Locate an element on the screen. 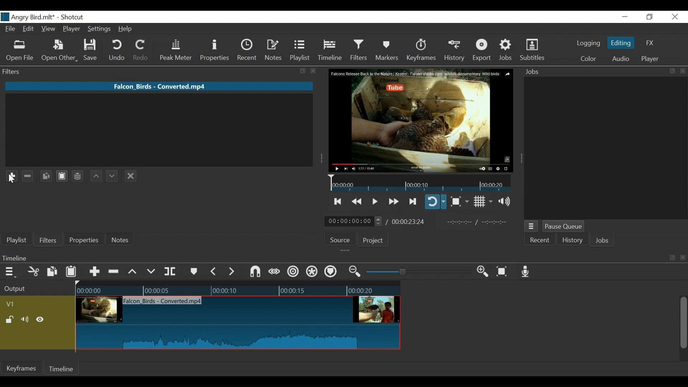 This screenshot has width=688, height=387. Skip to the previous point is located at coordinates (338, 201).